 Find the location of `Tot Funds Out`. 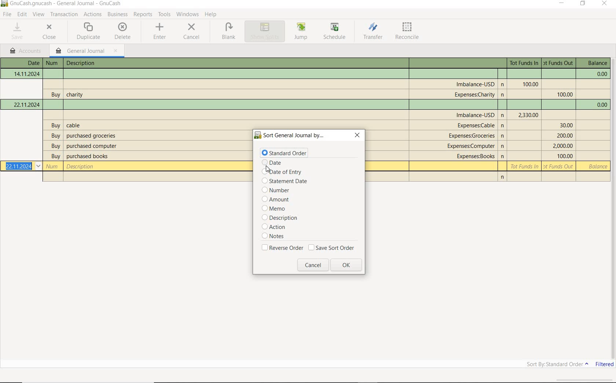

Tot Funds Out is located at coordinates (565, 95).